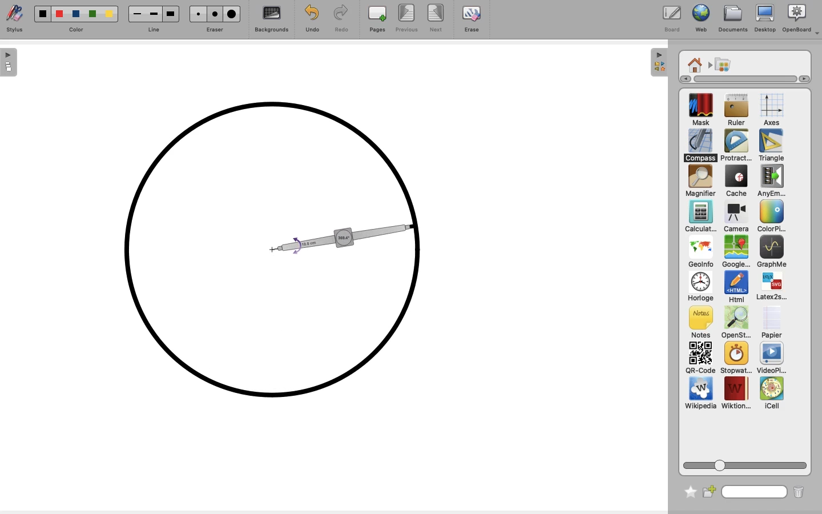 The width and height of the screenshot is (822, 514). I want to click on Color, so click(769, 217).